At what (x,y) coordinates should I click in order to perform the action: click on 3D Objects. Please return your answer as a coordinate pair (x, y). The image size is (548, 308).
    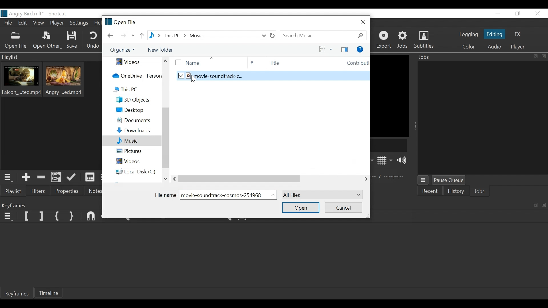
    Looking at the image, I should click on (130, 100).